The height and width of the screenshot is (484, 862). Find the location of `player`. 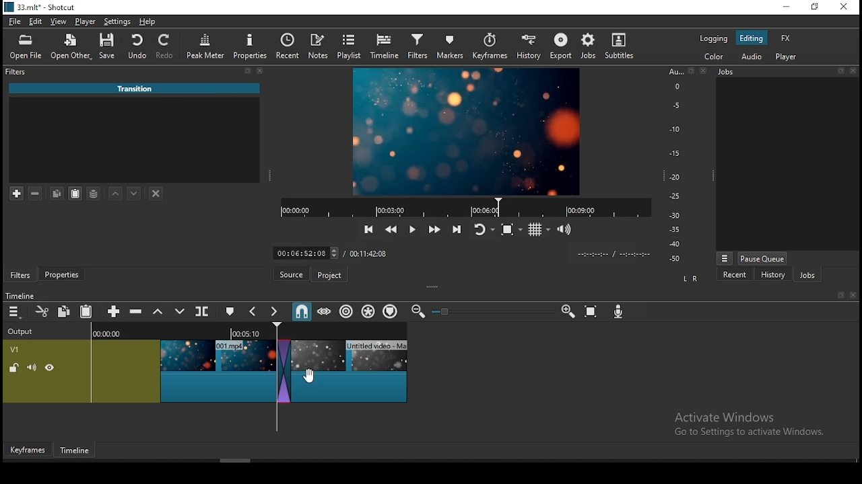

player is located at coordinates (786, 58).